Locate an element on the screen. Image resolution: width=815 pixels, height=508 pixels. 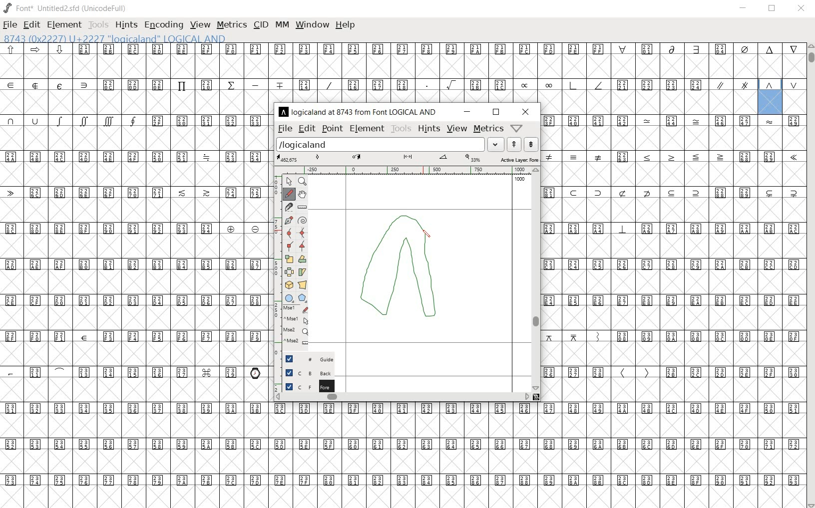
Rotate the selection is located at coordinates (302, 272).